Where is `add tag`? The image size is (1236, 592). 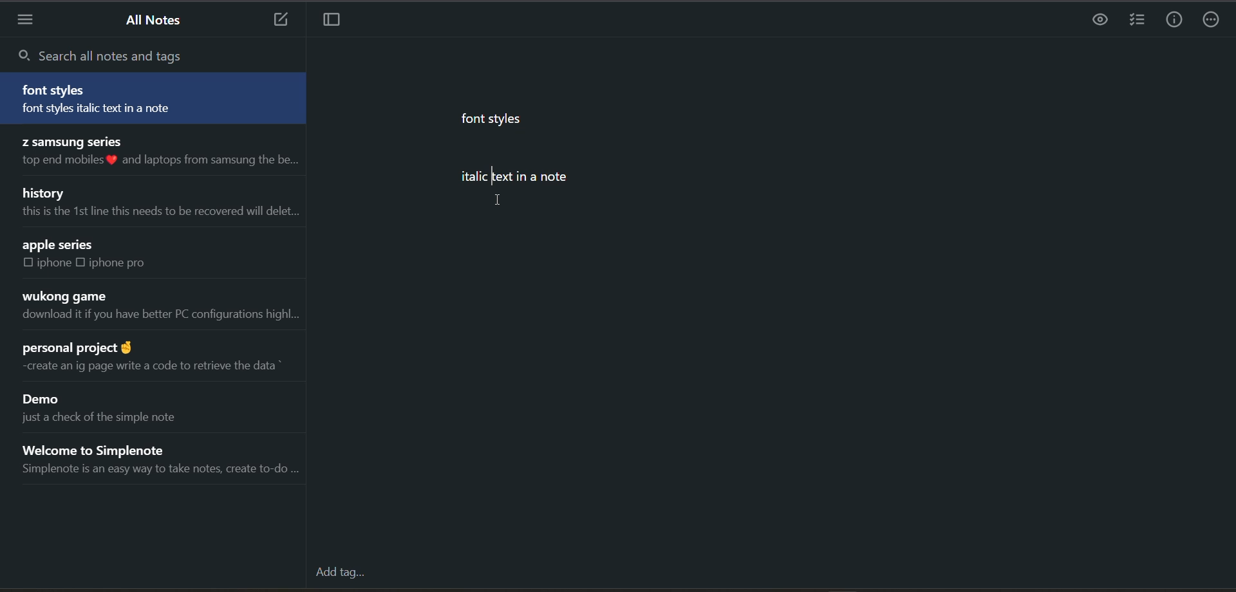
add tag is located at coordinates (342, 571).